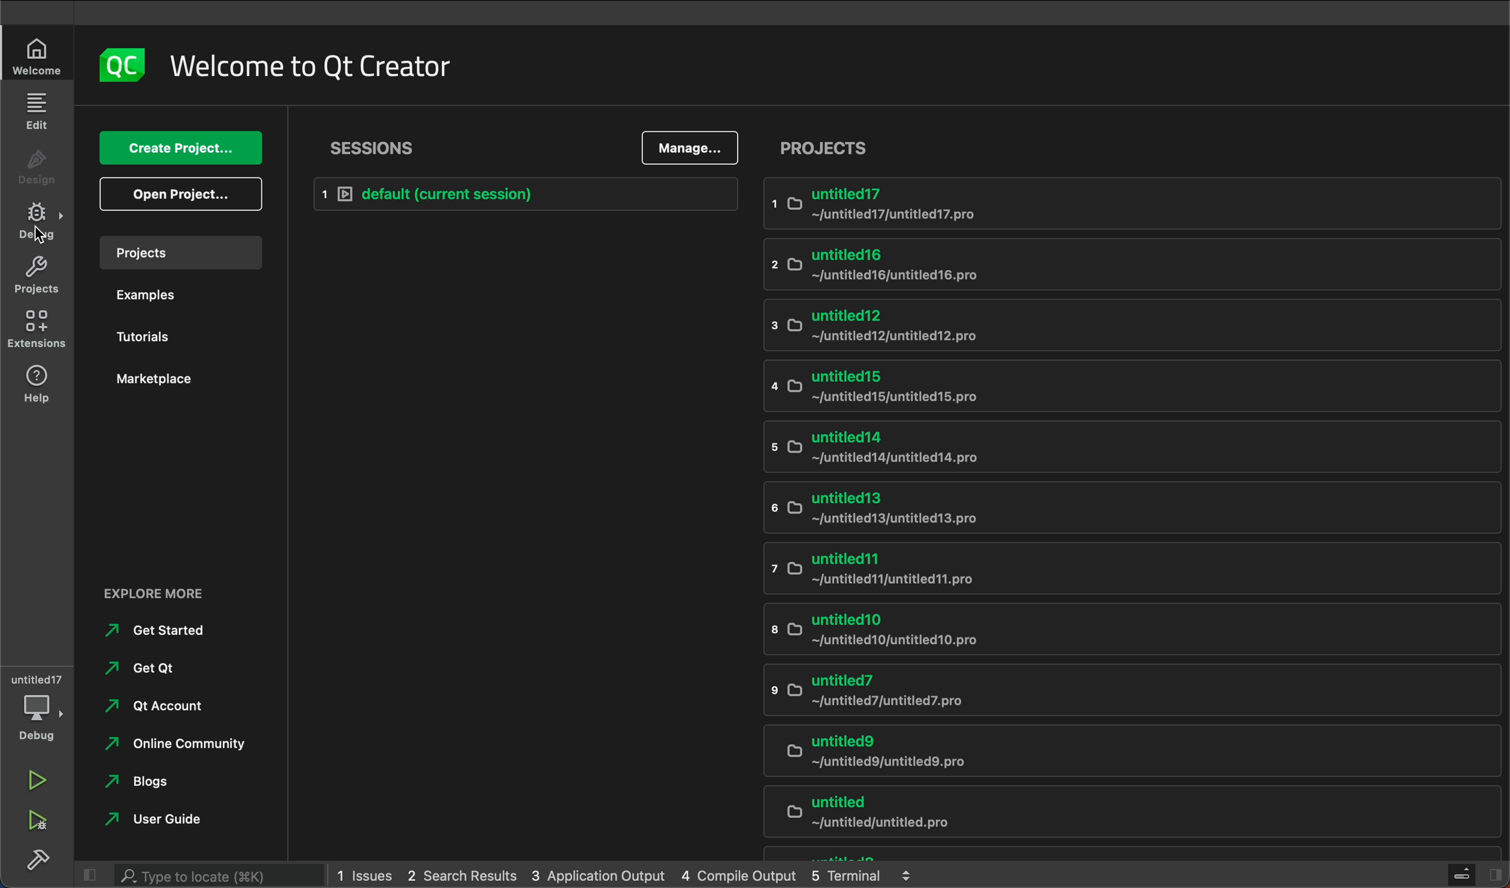  What do you see at coordinates (43, 275) in the screenshot?
I see `projects` at bounding box center [43, 275].